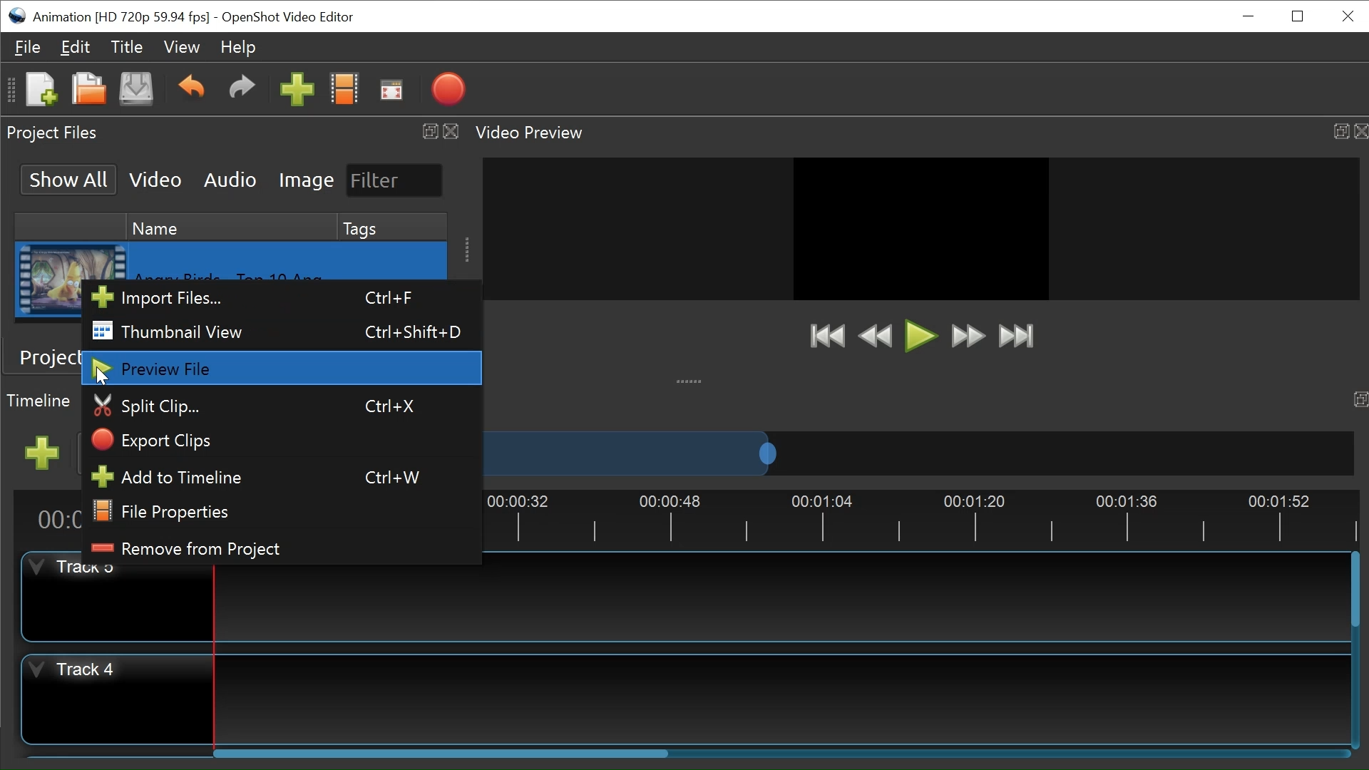 Image resolution: width=1369 pixels, height=770 pixels. What do you see at coordinates (283, 369) in the screenshot?
I see `Preview File` at bounding box center [283, 369].